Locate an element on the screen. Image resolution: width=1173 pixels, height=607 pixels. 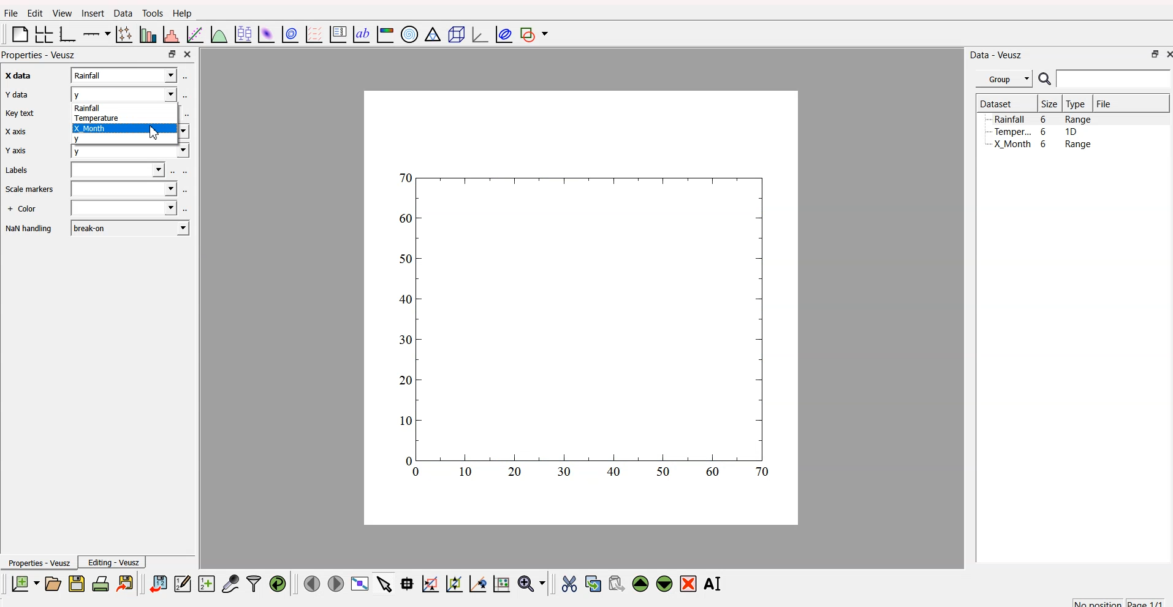
y is located at coordinates (128, 152).